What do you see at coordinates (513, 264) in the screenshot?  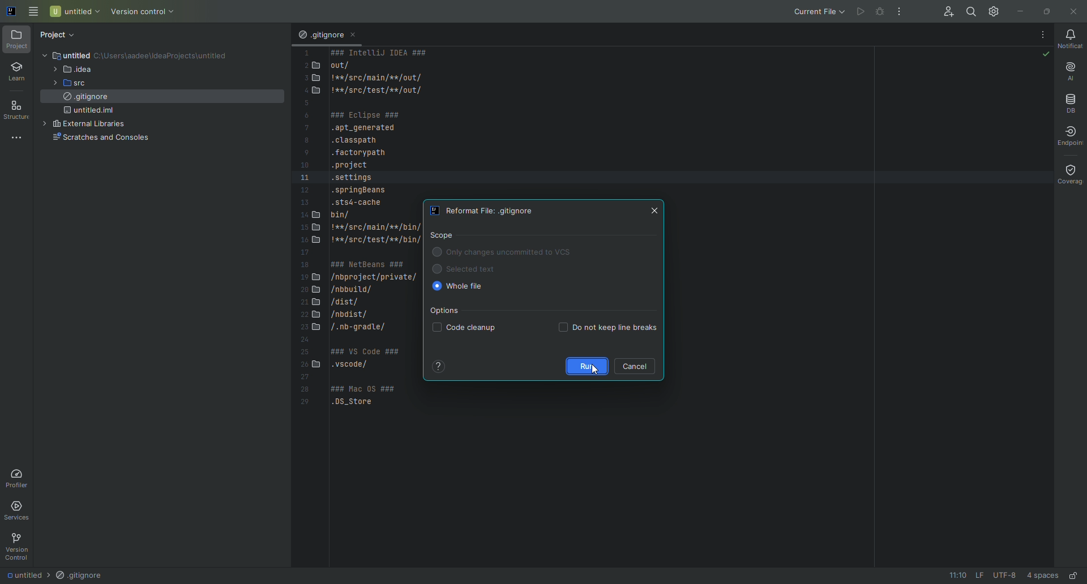 I see `Scope: Whole file (checked)` at bounding box center [513, 264].